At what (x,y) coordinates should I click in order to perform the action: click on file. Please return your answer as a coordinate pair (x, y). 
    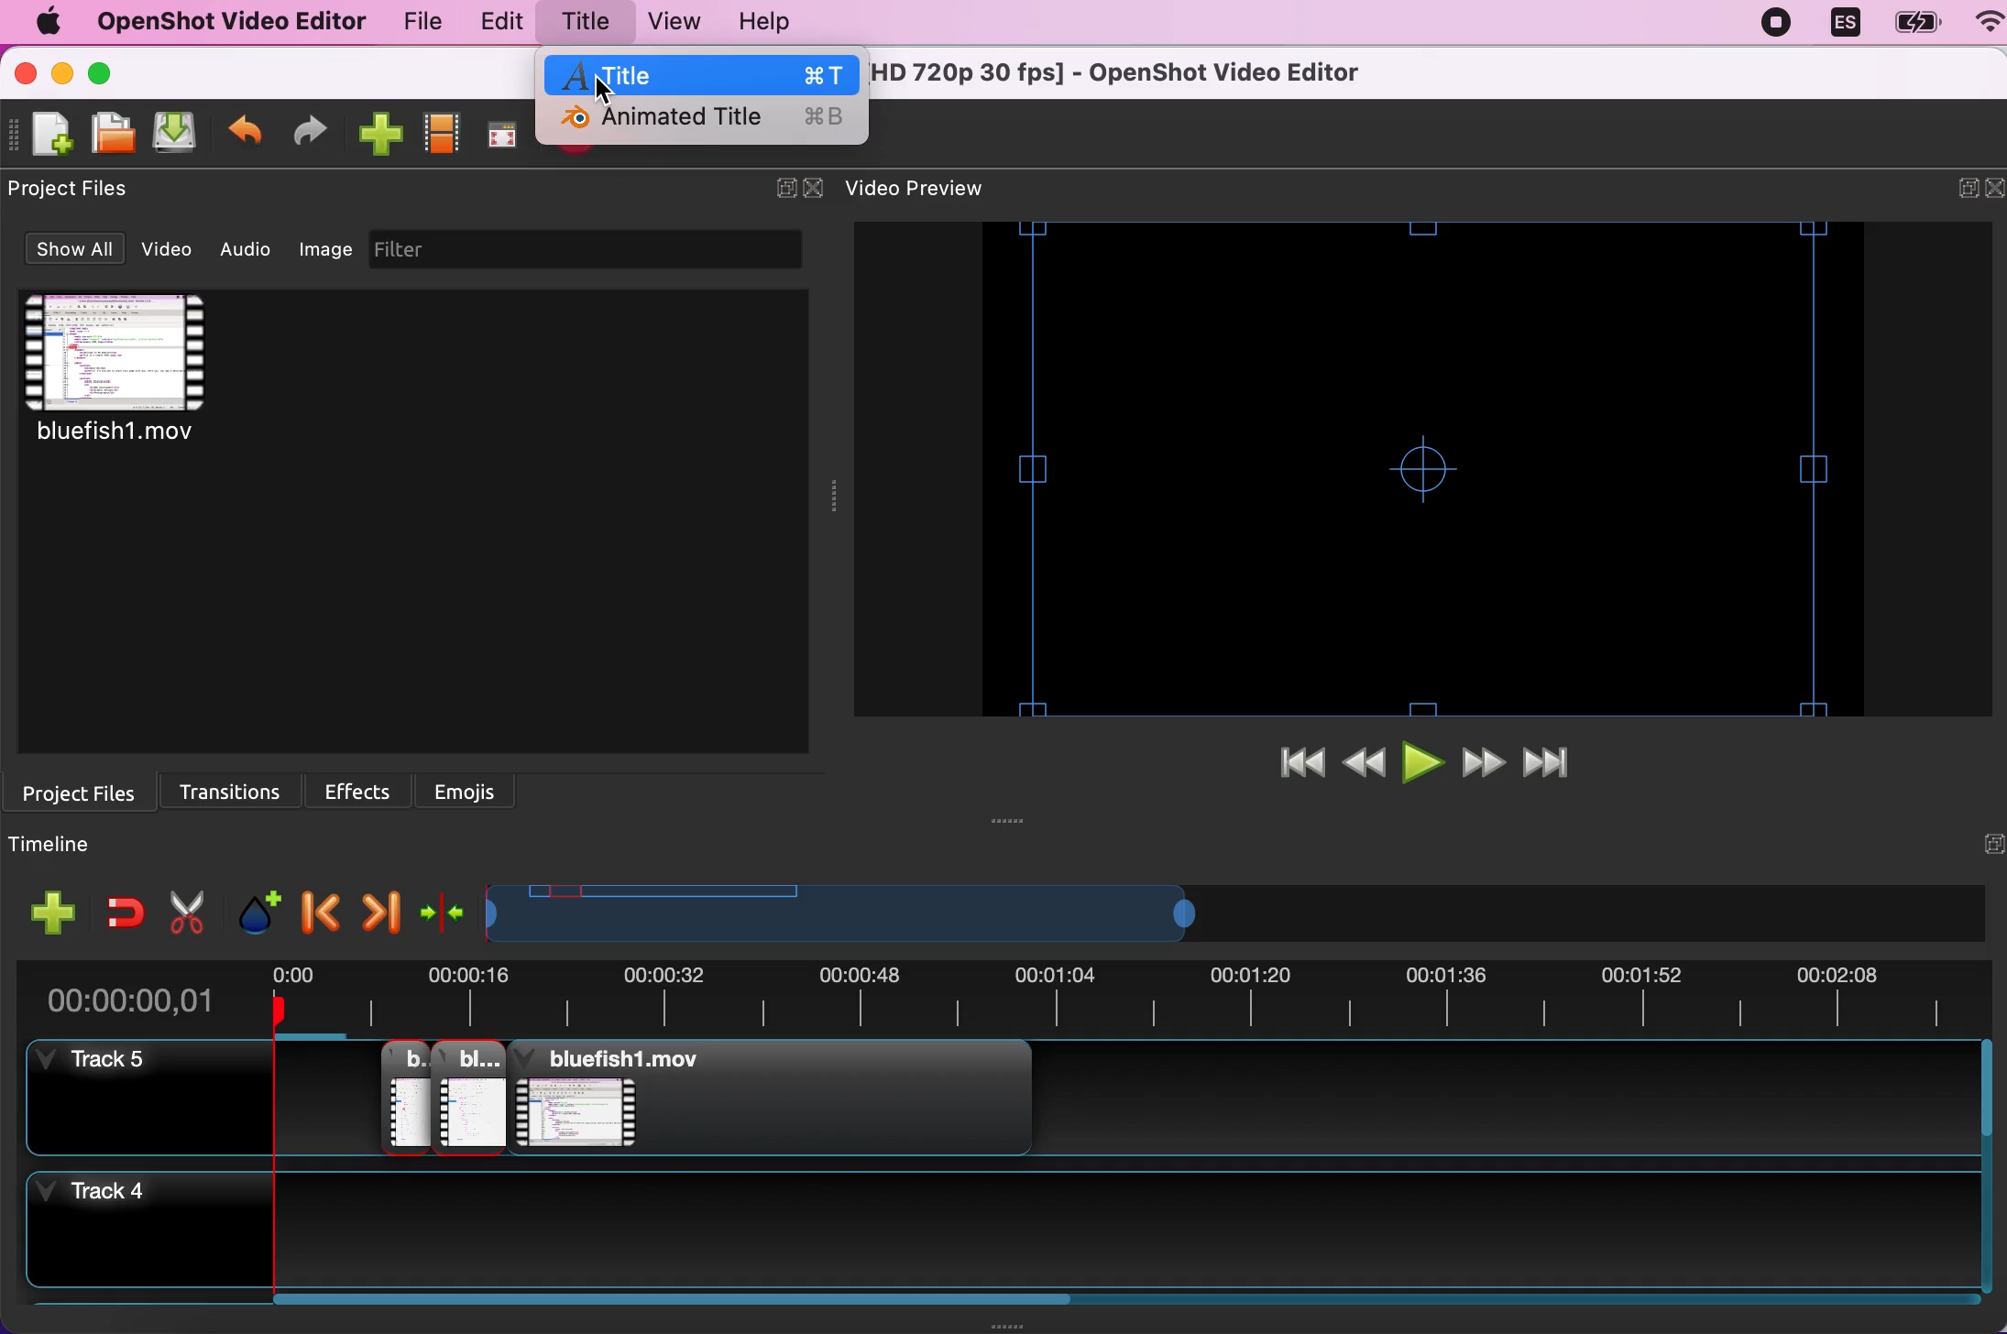
    Looking at the image, I should click on (416, 26).